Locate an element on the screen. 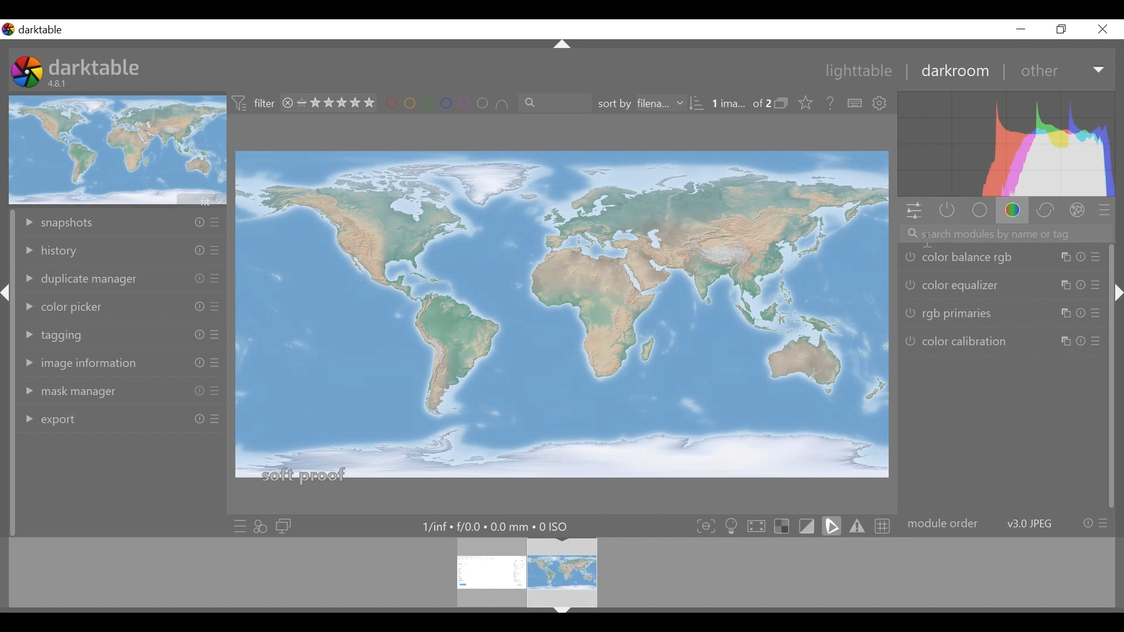  toggle indication of raw overexposure is located at coordinates (785, 525).